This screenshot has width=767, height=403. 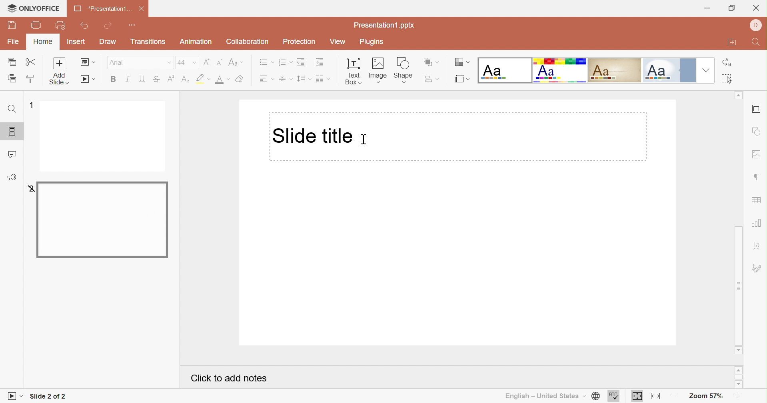 What do you see at coordinates (15, 396) in the screenshot?
I see `Start slideshow` at bounding box center [15, 396].